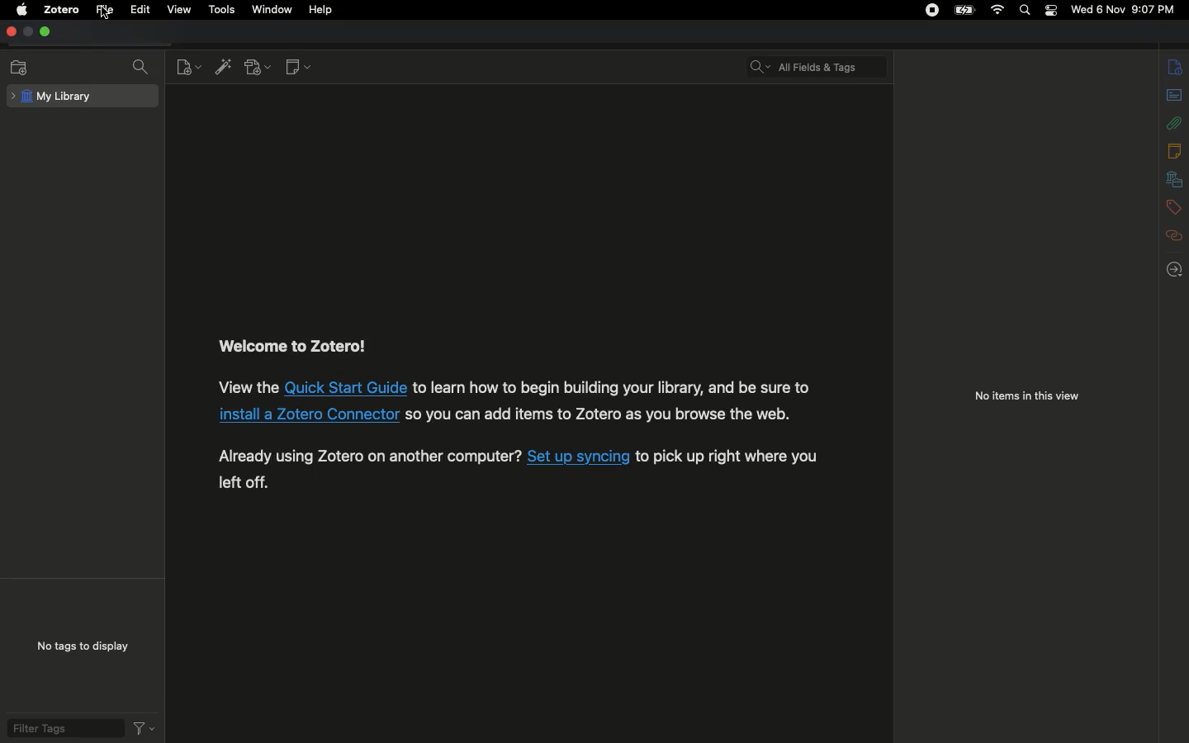  Describe the element at coordinates (1175, 150) in the screenshot. I see `Notes` at that location.